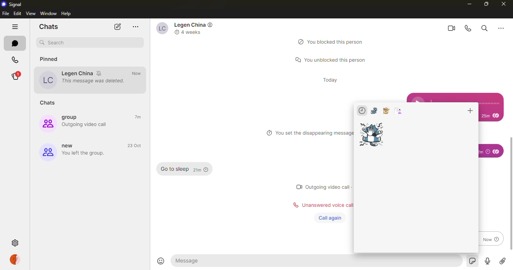 The image size is (513, 270). Describe the element at coordinates (139, 117) in the screenshot. I see `7m` at that location.